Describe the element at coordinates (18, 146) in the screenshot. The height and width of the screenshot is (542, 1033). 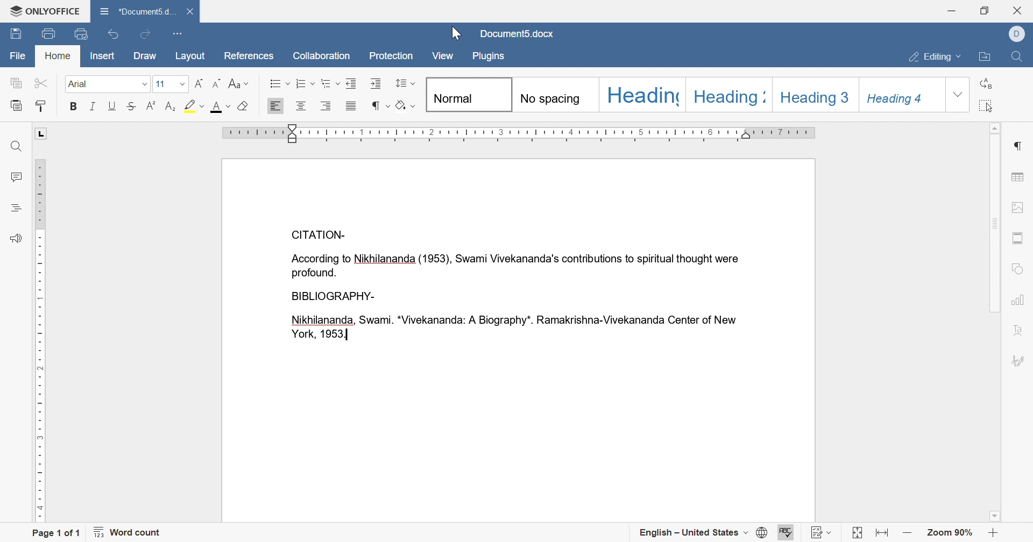
I see `find` at that location.